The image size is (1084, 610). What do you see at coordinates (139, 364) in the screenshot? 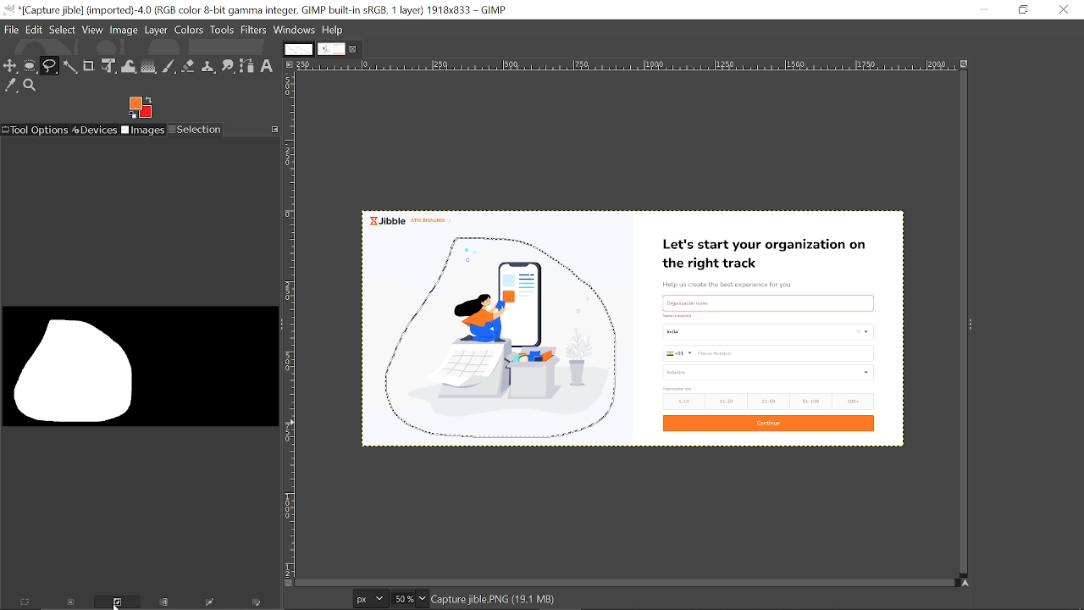
I see `Impression of the selected region` at bounding box center [139, 364].